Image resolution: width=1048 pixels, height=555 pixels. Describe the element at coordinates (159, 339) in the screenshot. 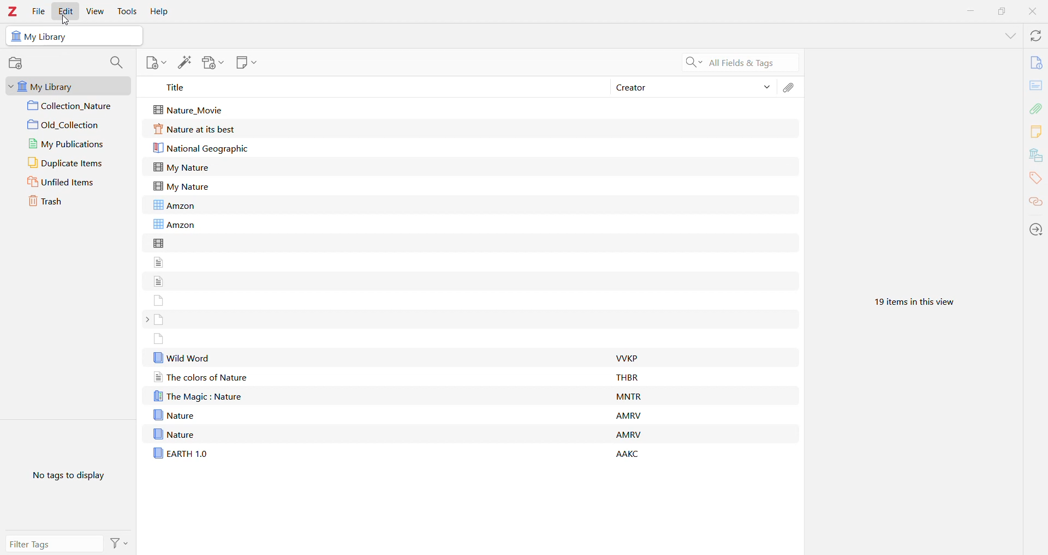

I see `file without title` at that location.